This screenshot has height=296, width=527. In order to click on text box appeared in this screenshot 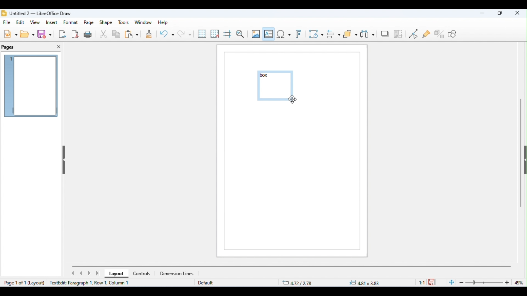, I will do `click(276, 86)`.